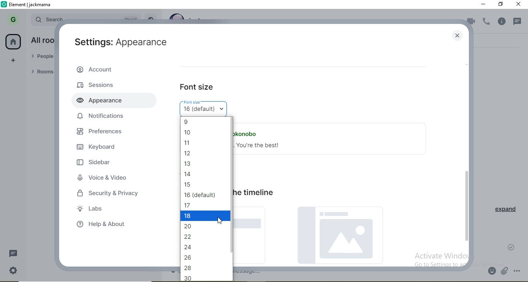 The width and height of the screenshot is (528, 282). I want to click on notification, so click(519, 20).